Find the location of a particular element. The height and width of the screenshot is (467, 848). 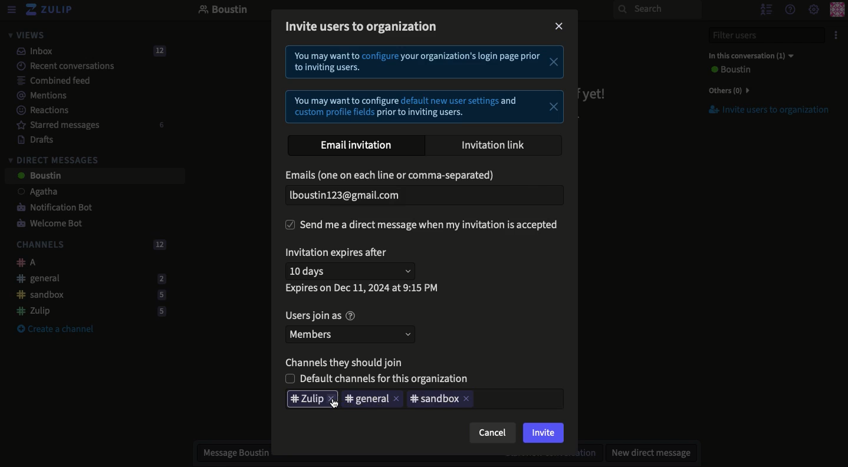

close is located at coordinates (468, 399).